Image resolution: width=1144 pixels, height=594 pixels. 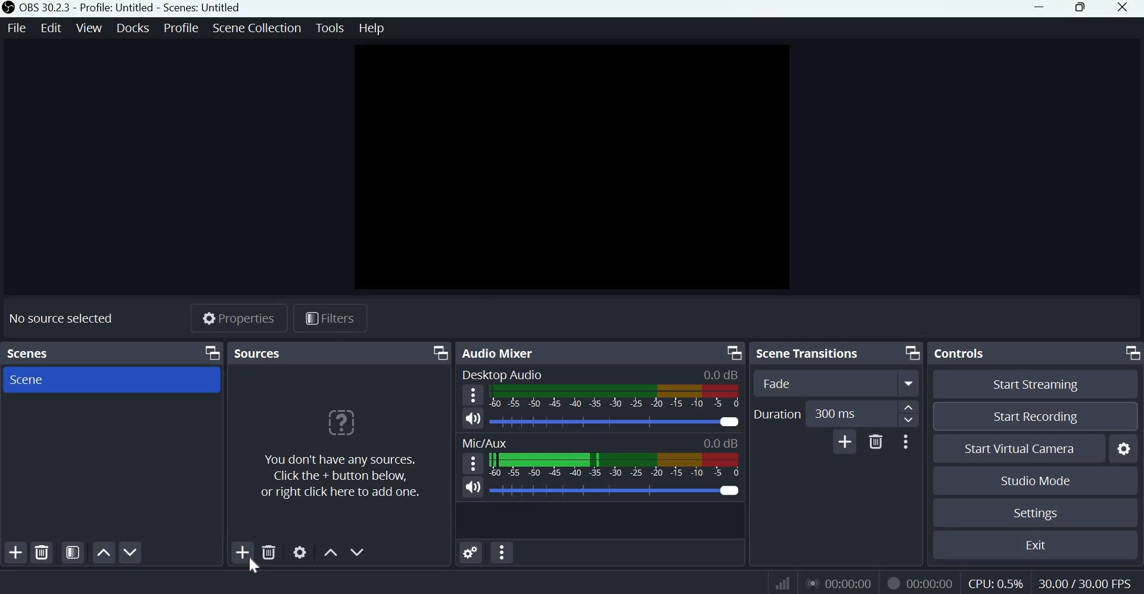 What do you see at coordinates (931, 583) in the screenshot?
I see `00:00:00` at bounding box center [931, 583].